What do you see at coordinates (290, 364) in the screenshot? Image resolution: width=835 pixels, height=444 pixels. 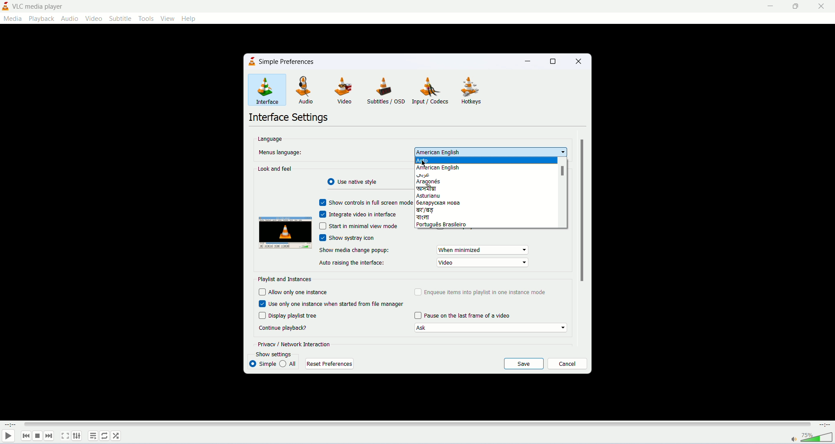 I see `all` at bounding box center [290, 364].